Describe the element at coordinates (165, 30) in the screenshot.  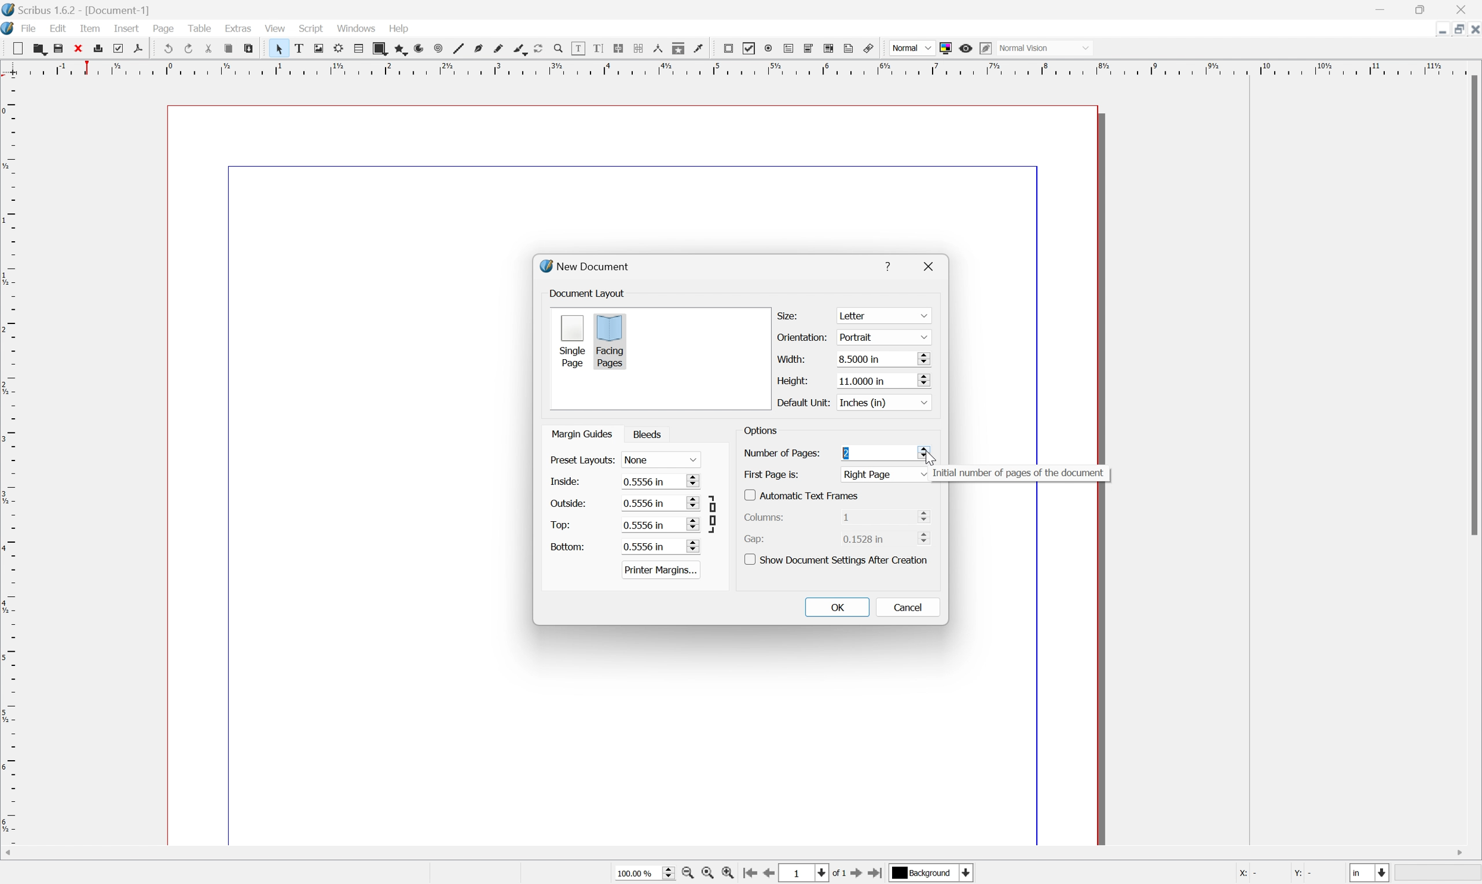
I see `Page` at that location.